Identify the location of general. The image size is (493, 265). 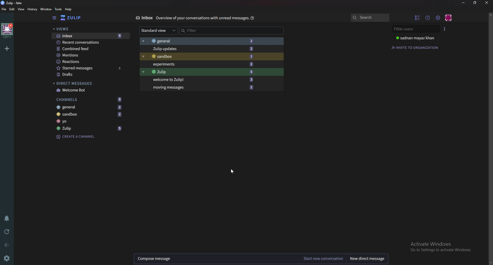
(91, 107).